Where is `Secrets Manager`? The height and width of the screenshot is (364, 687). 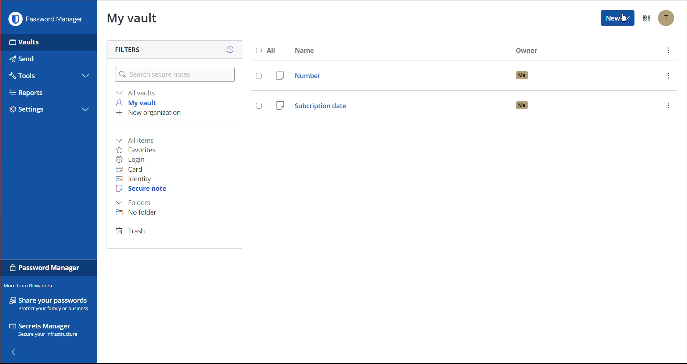
Secrets Manager is located at coordinates (43, 330).